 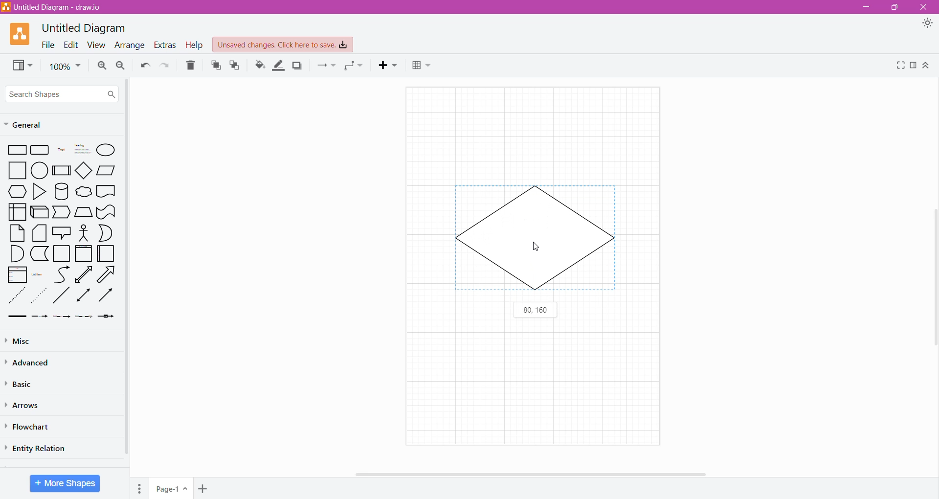 What do you see at coordinates (38, 233) in the screenshot?
I see `Card` at bounding box center [38, 233].